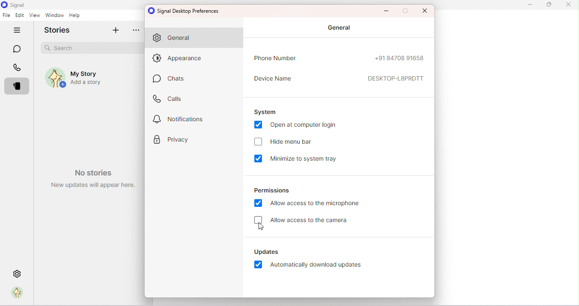 The height and width of the screenshot is (306, 579). I want to click on Add story, so click(117, 31).